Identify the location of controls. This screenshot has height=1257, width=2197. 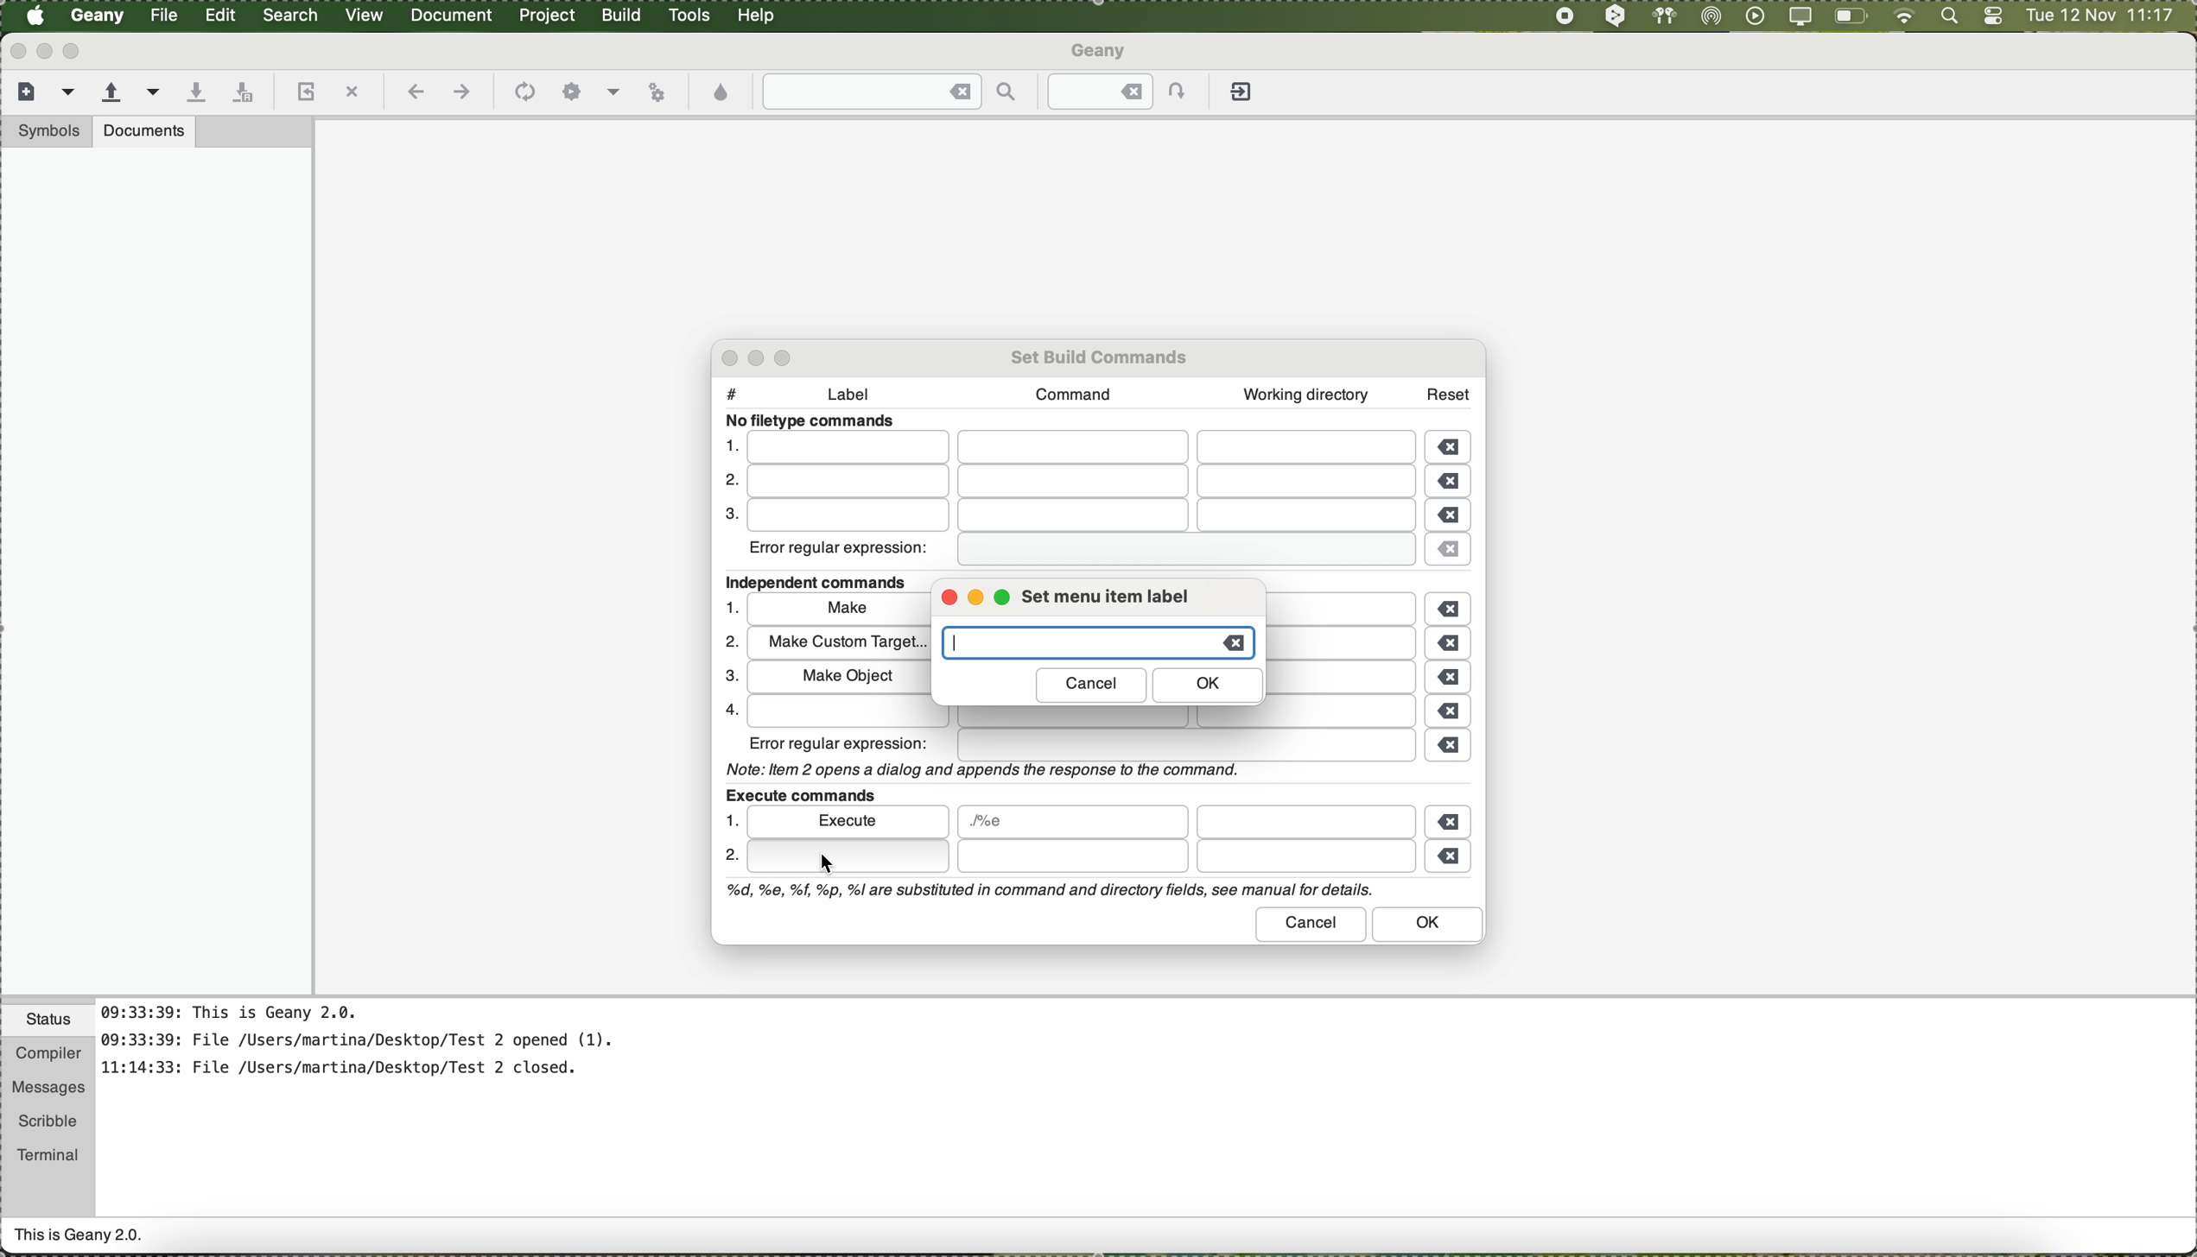
(1993, 17).